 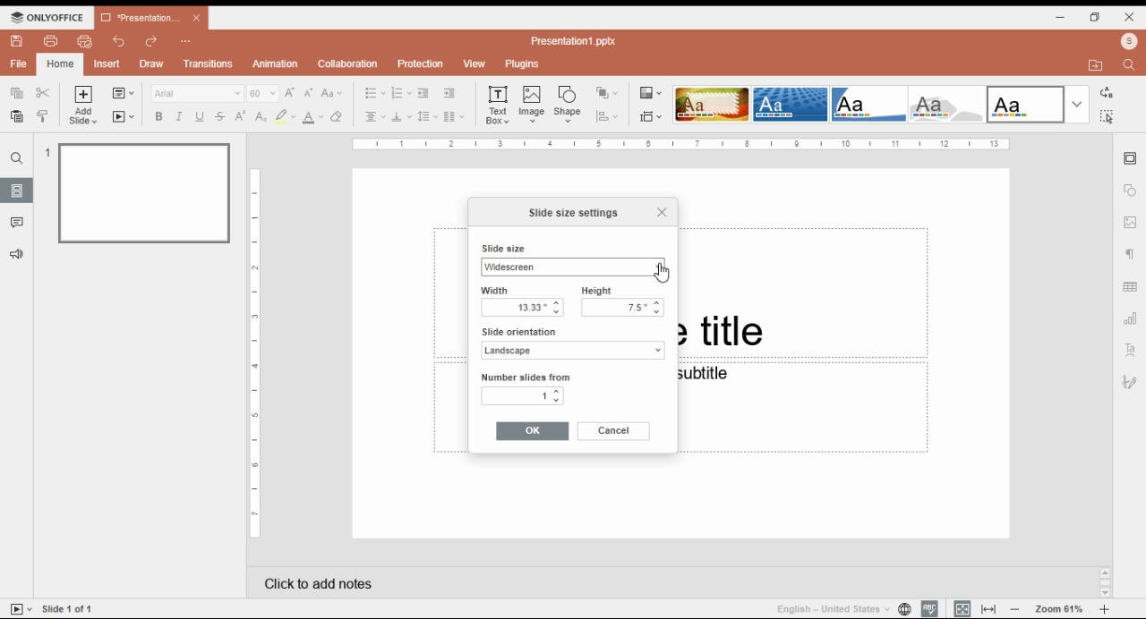 I want to click on ok, so click(x=533, y=431).